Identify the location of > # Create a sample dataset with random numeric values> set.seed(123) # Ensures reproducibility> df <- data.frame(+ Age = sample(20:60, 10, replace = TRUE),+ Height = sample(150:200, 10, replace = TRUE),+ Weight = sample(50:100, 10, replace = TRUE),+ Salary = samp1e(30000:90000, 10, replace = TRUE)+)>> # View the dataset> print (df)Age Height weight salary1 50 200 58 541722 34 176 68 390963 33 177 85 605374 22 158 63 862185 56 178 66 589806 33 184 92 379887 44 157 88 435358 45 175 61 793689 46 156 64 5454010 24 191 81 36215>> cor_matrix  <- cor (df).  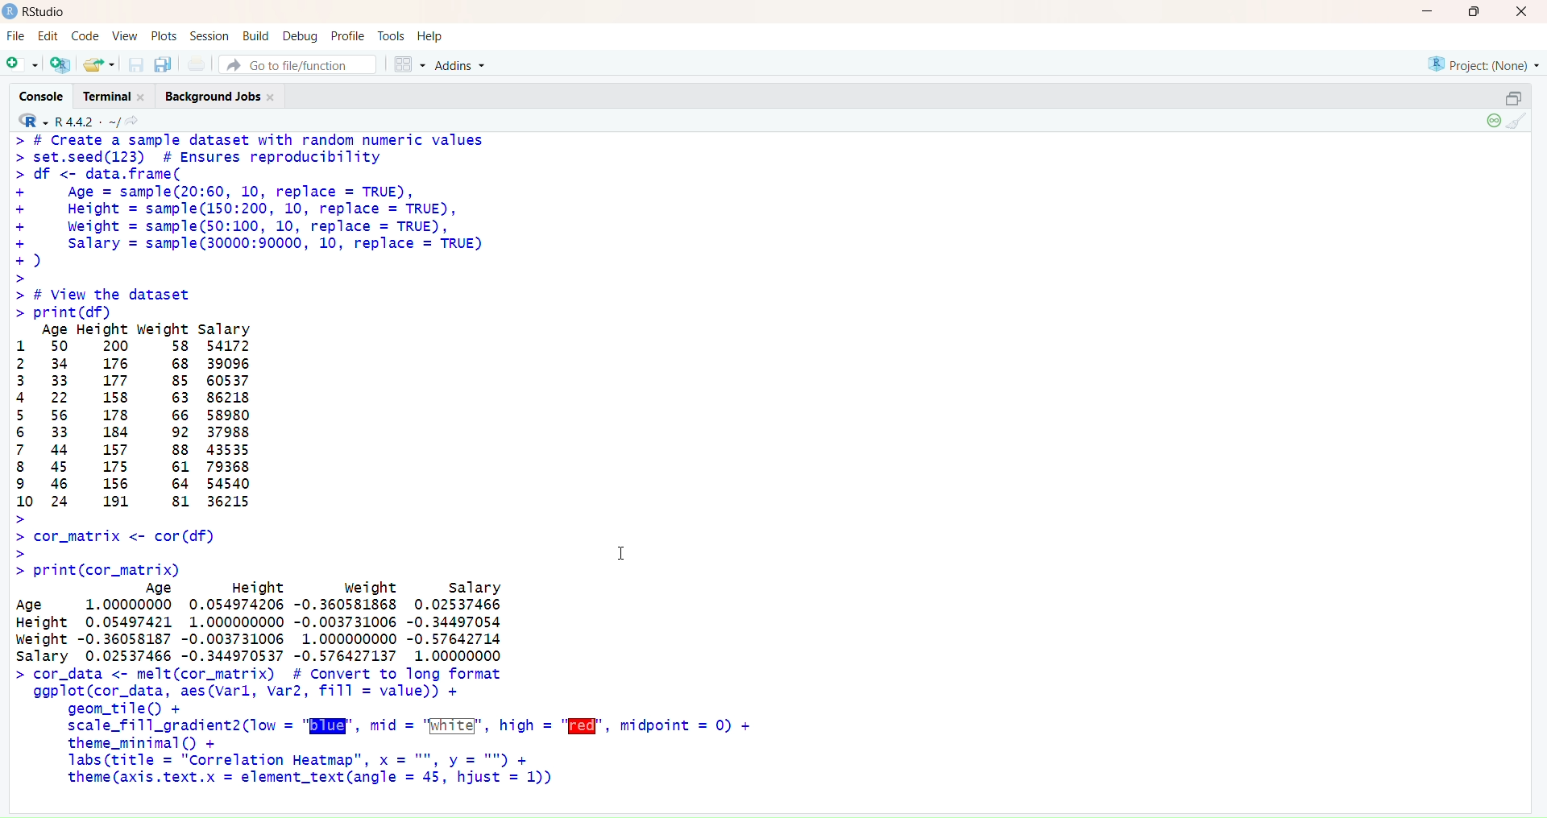
(269, 345).